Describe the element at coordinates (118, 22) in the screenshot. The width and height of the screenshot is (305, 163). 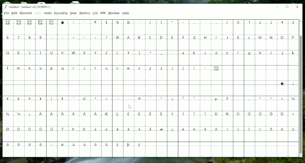
I see `Symbols` at that location.